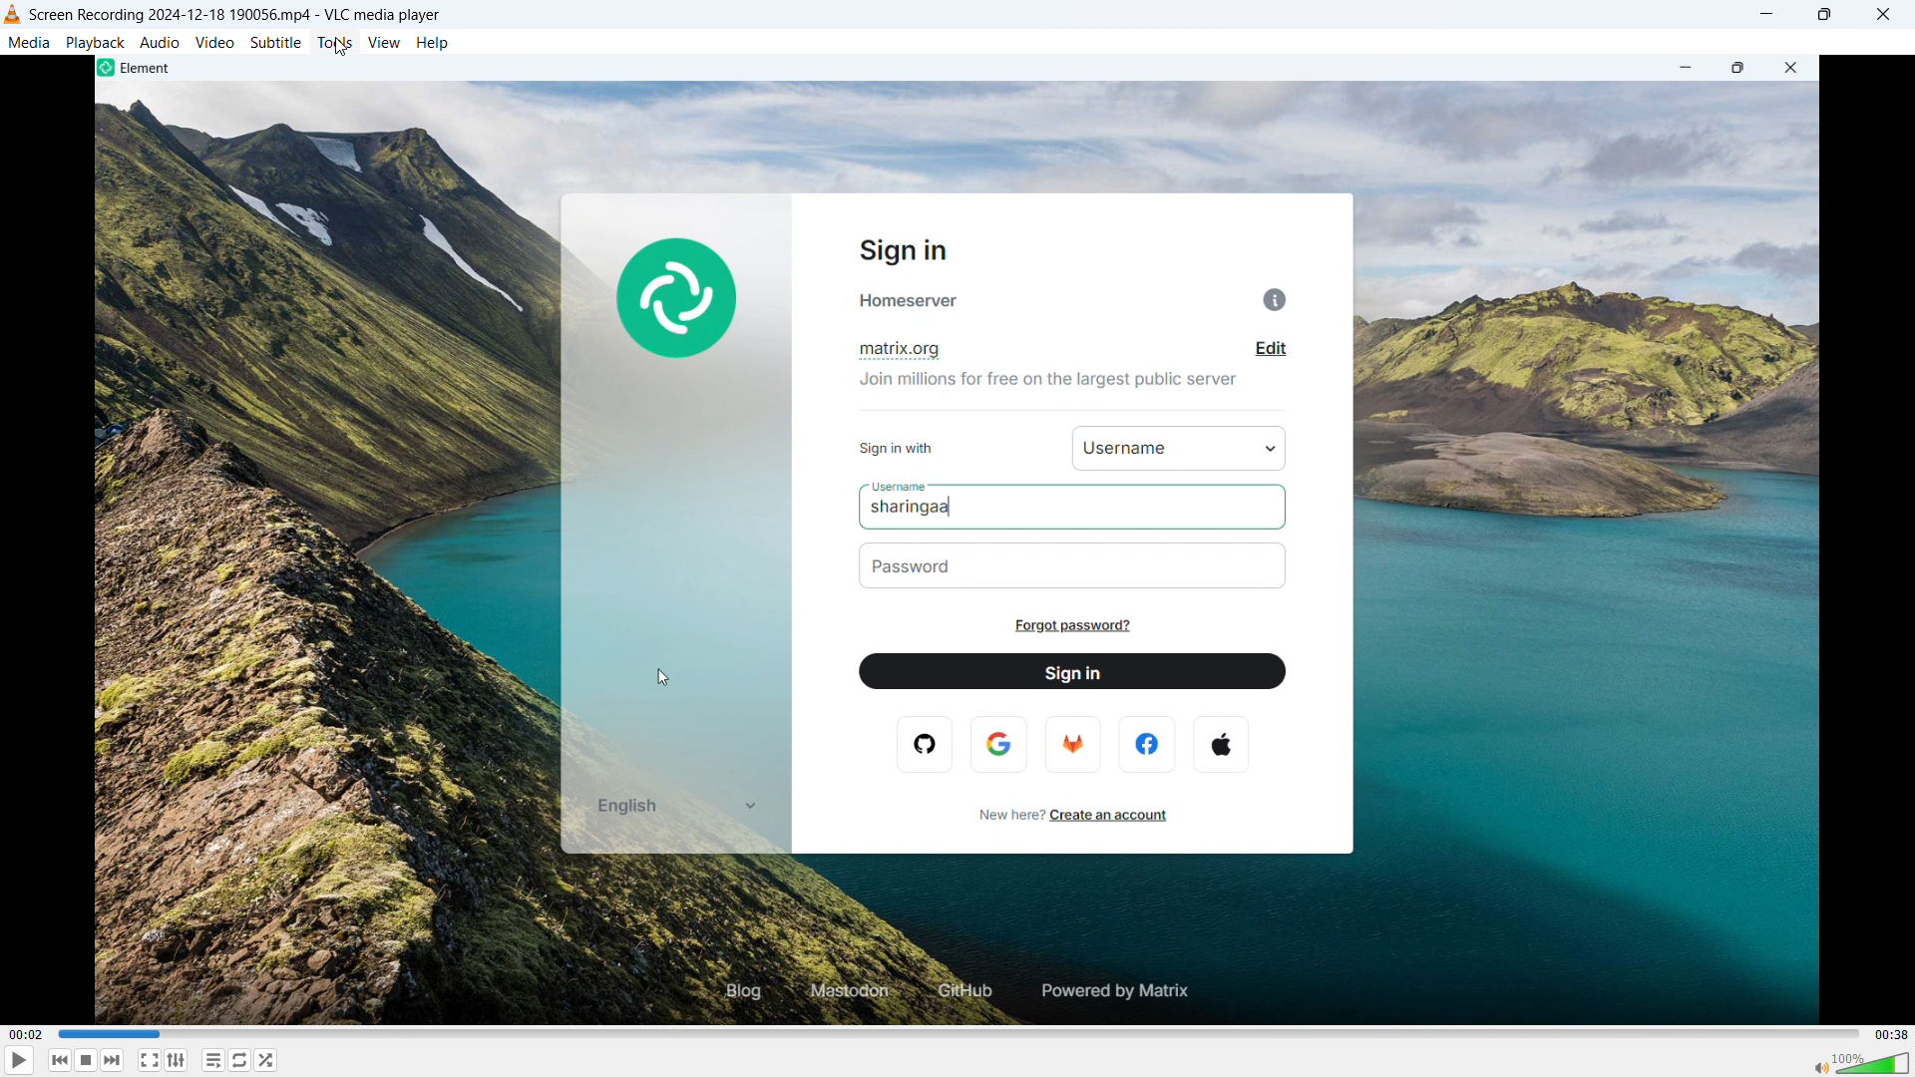 This screenshot has width=1915, height=1077. What do you see at coordinates (113, 1060) in the screenshot?
I see `forward or next media` at bounding box center [113, 1060].